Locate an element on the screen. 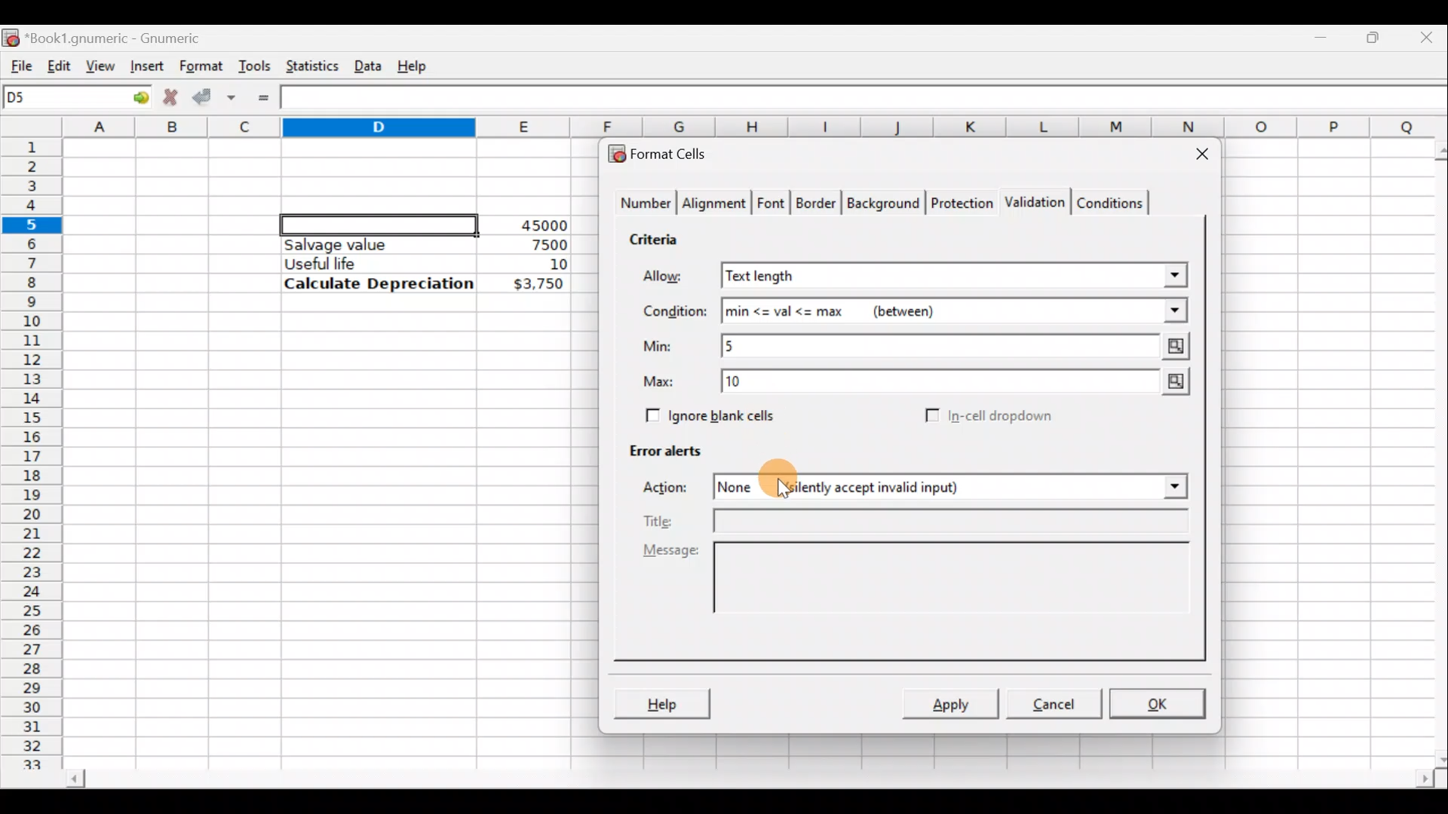 Image resolution: width=1448 pixels, height=814 pixels. Selected cell is located at coordinates (379, 222).